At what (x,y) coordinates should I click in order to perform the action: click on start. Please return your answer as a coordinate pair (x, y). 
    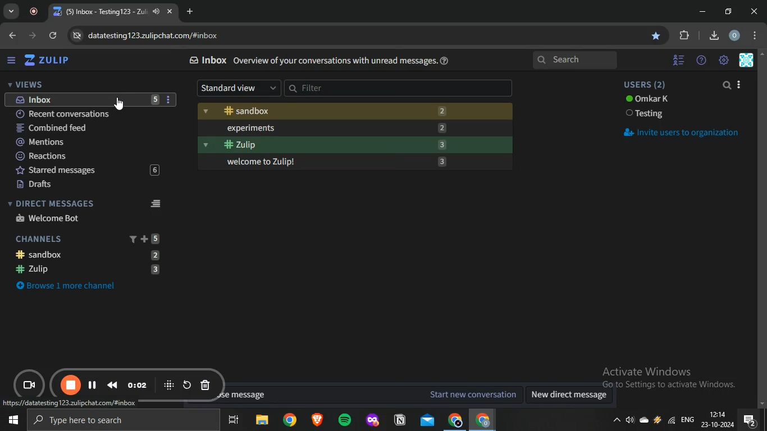
    Looking at the image, I should click on (11, 421).